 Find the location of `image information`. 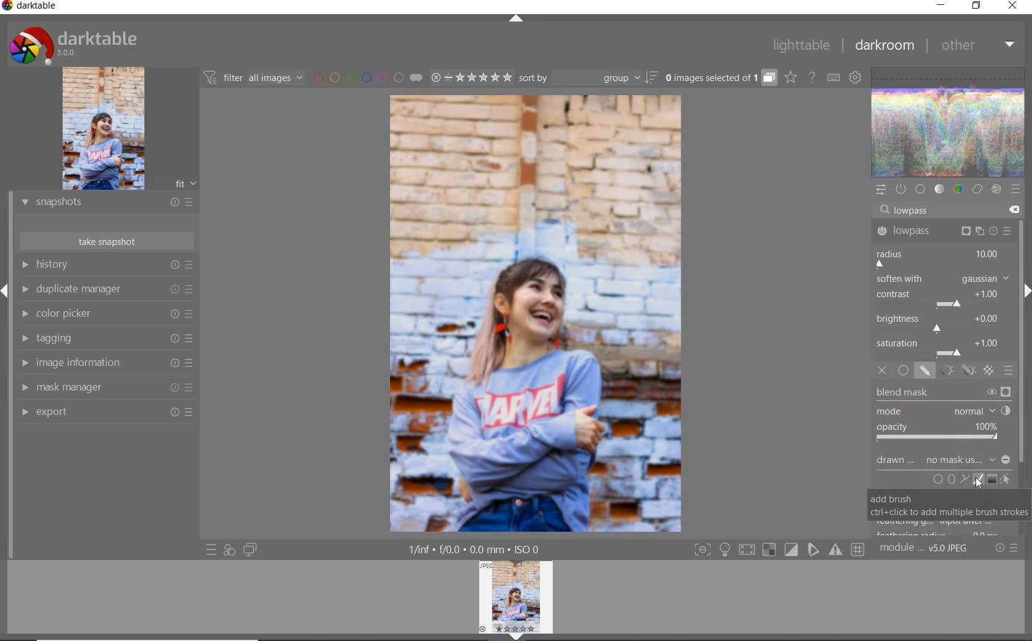

image information is located at coordinates (105, 365).